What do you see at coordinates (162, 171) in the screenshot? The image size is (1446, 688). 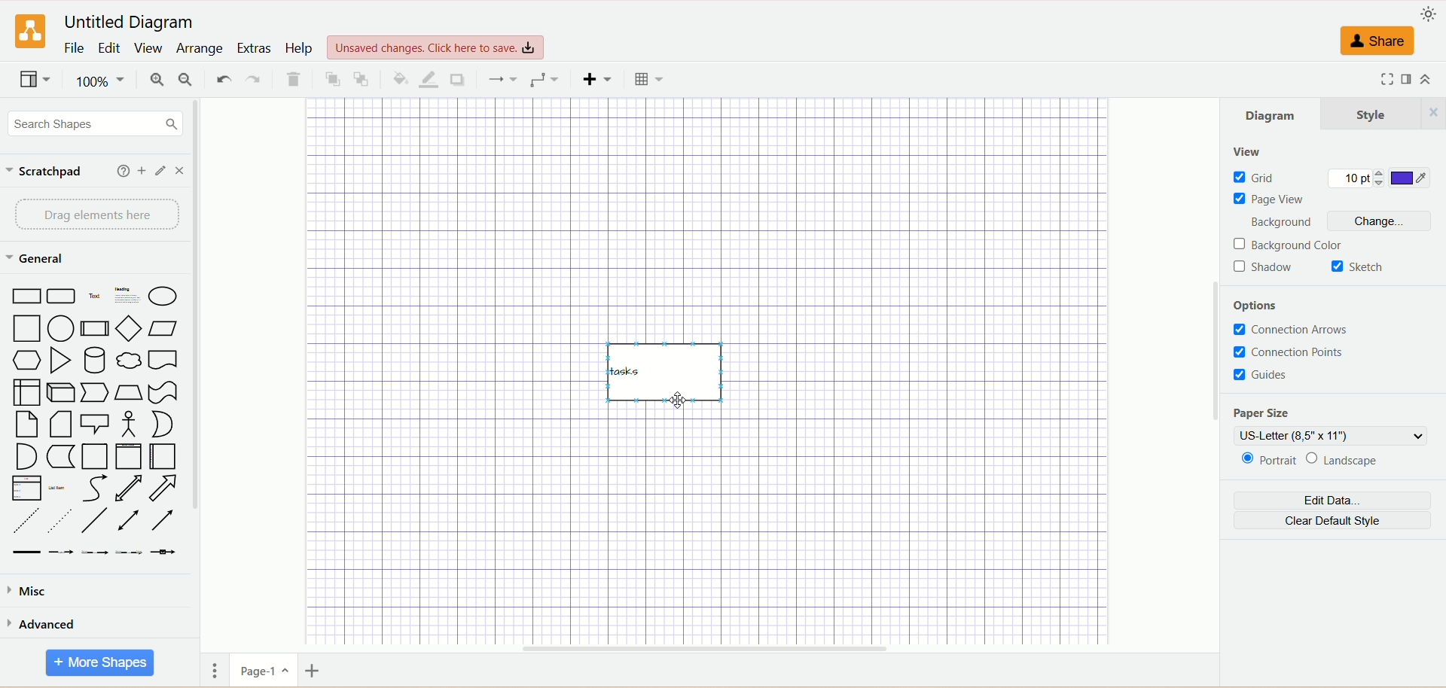 I see `edit` at bounding box center [162, 171].